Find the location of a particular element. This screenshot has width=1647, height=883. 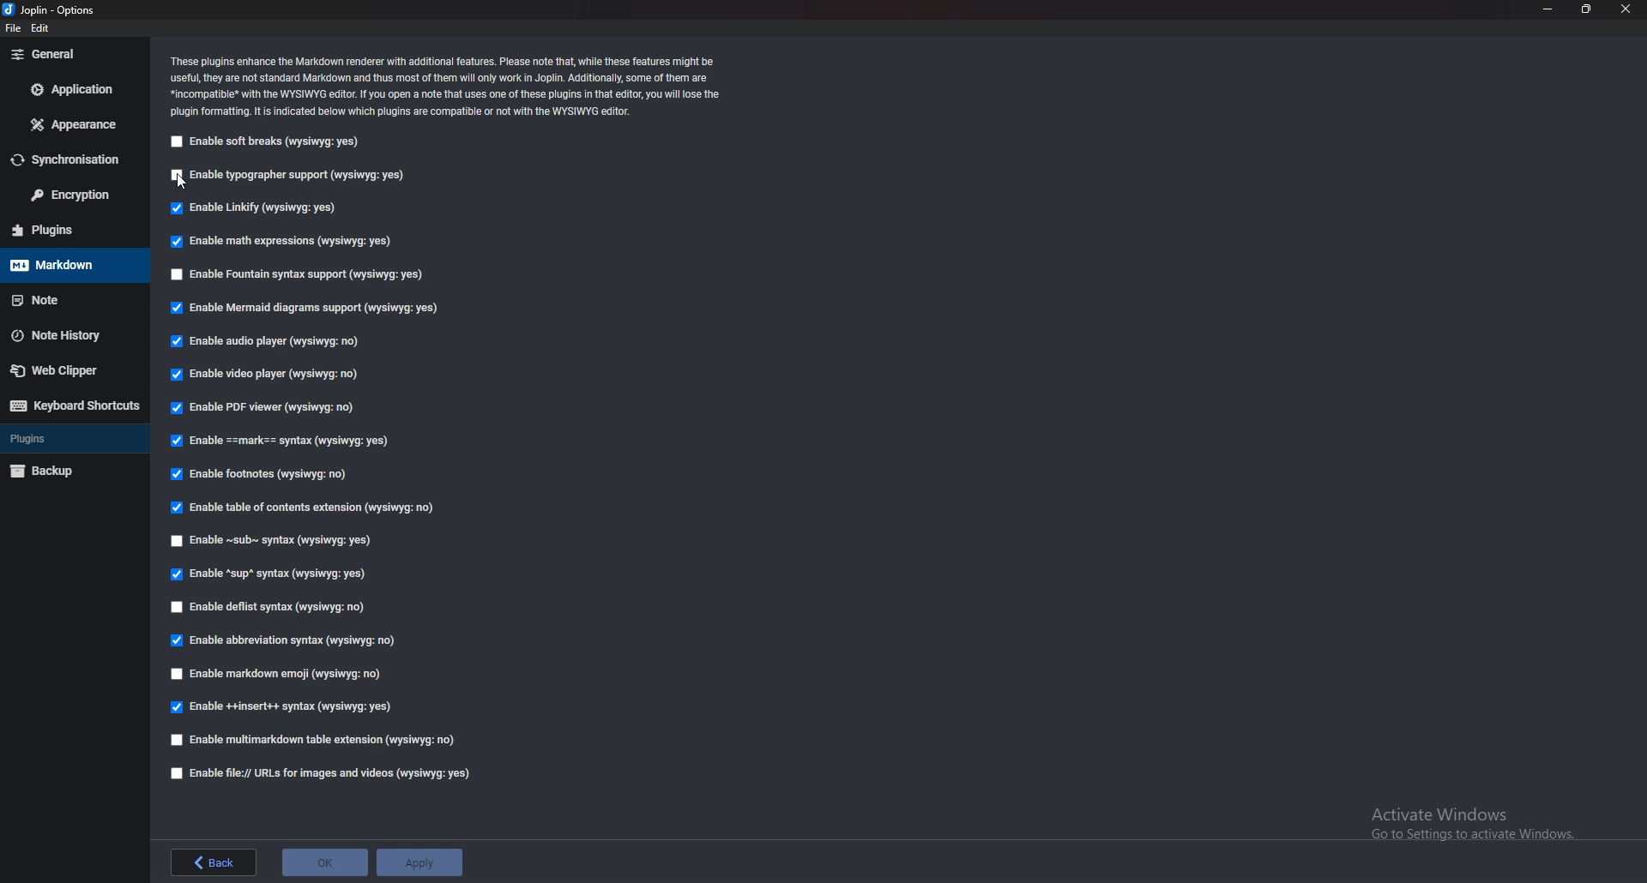

resize is located at coordinates (1584, 9).